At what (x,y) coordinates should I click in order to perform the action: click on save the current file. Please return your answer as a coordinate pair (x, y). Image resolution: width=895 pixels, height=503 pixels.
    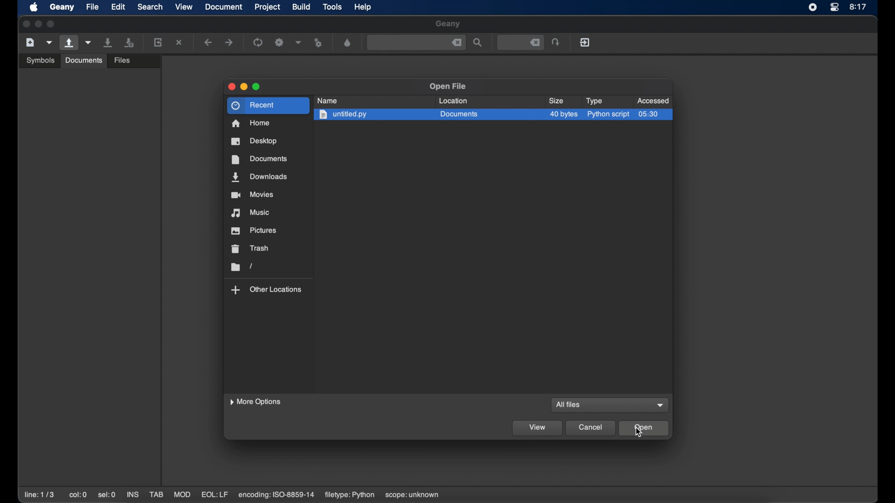
    Looking at the image, I should click on (108, 42).